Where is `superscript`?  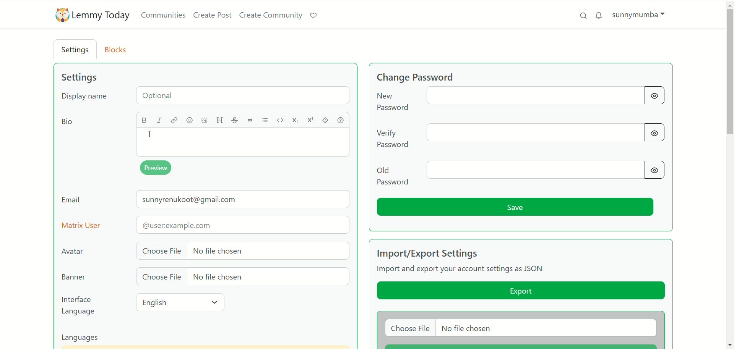
superscript is located at coordinates (310, 121).